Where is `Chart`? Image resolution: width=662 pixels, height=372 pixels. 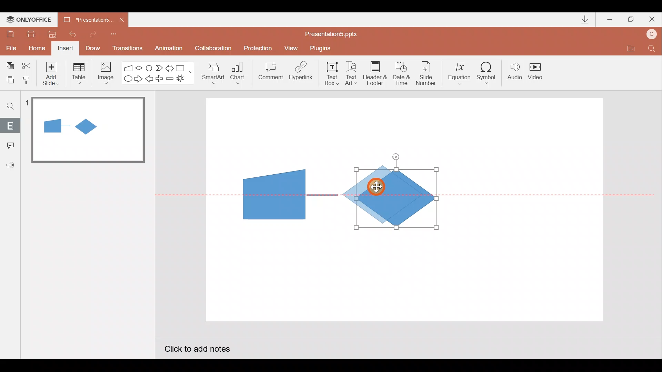
Chart is located at coordinates (238, 72).